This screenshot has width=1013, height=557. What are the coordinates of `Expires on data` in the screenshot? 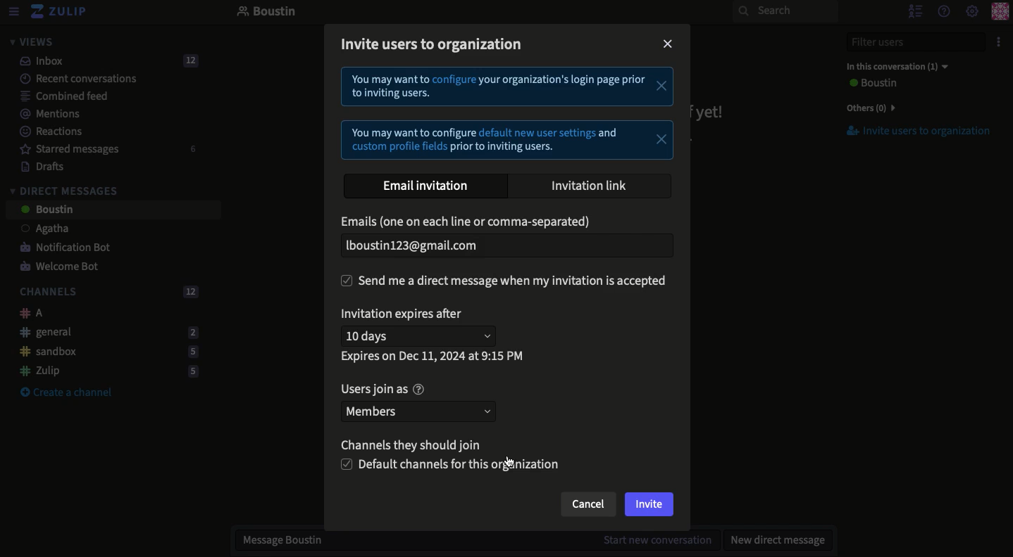 It's located at (434, 357).